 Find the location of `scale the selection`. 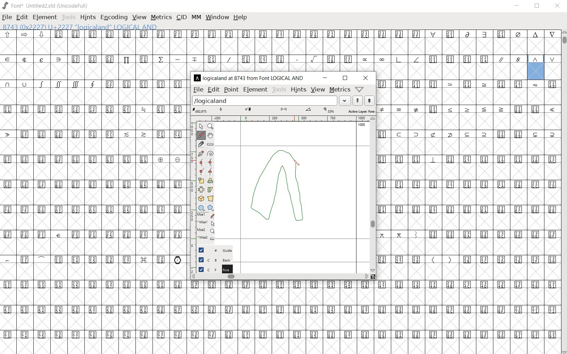

scale the selection is located at coordinates (202, 181).